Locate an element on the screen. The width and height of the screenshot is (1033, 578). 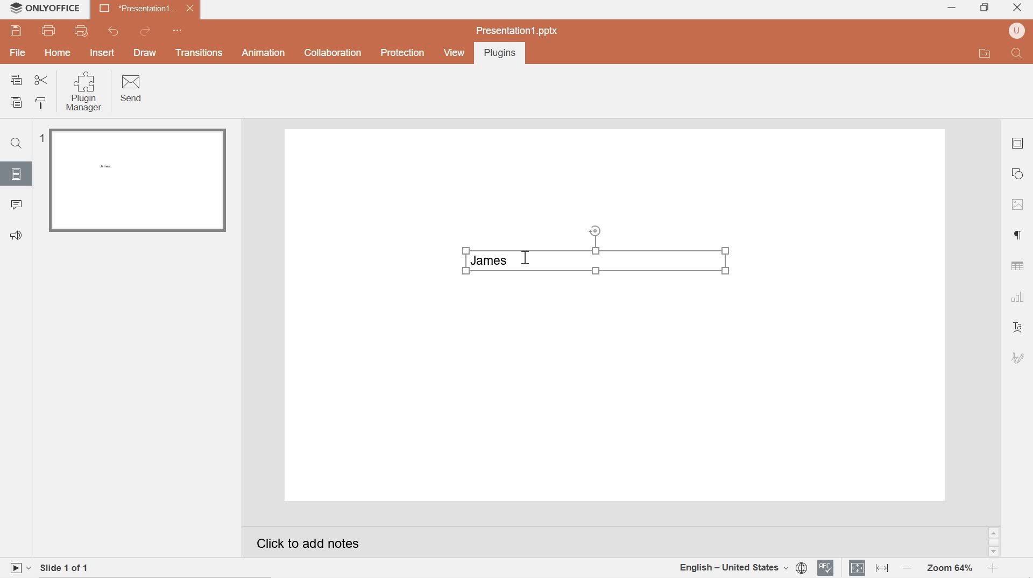
fit to width is located at coordinates (881, 568).